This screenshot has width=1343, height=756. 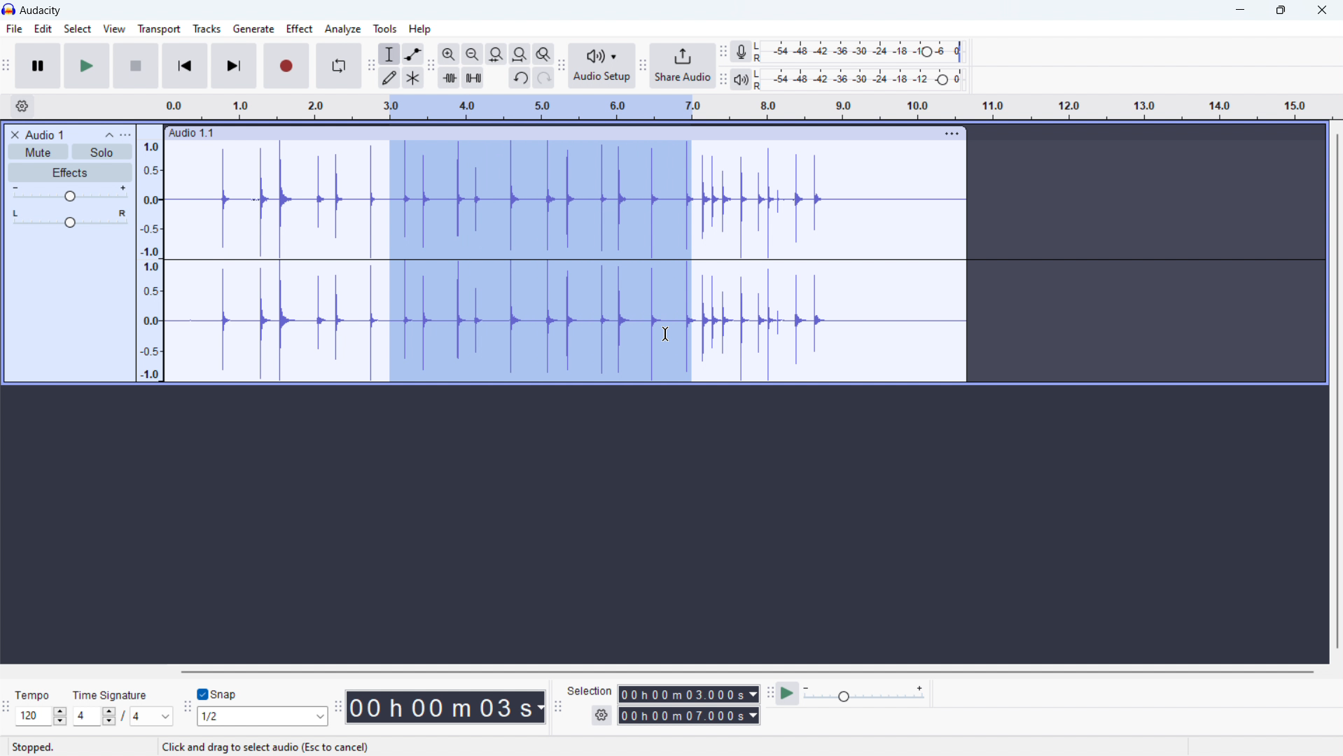 I want to click on draw tool, so click(x=388, y=77).